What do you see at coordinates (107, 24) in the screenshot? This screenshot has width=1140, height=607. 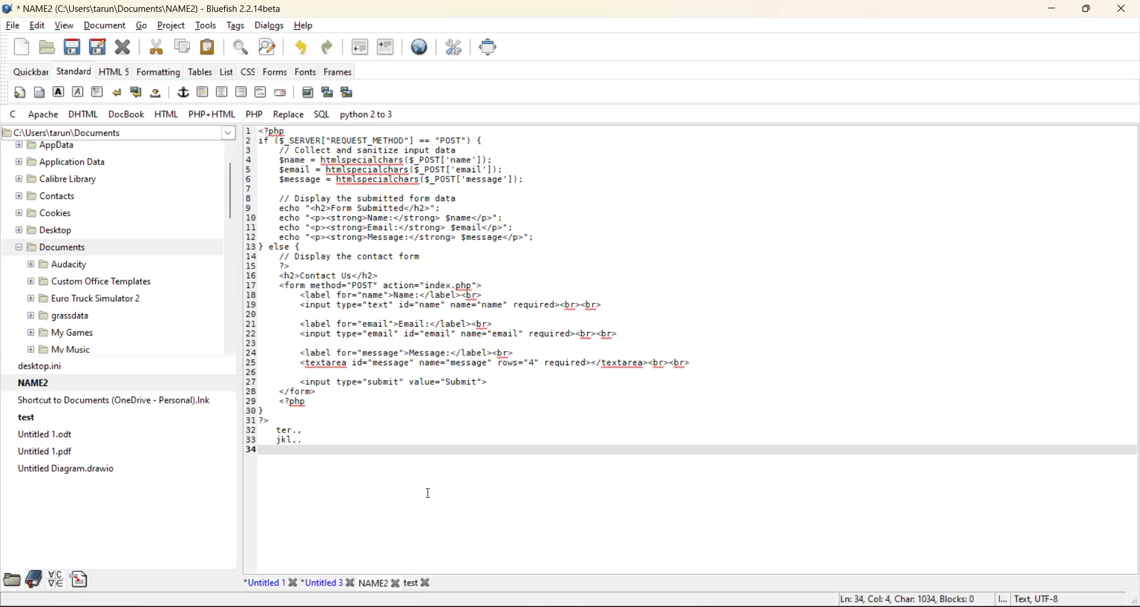 I see `document` at bounding box center [107, 24].